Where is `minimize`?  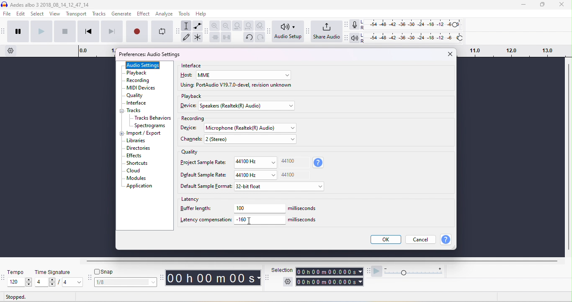 minimize is located at coordinates (522, 5).